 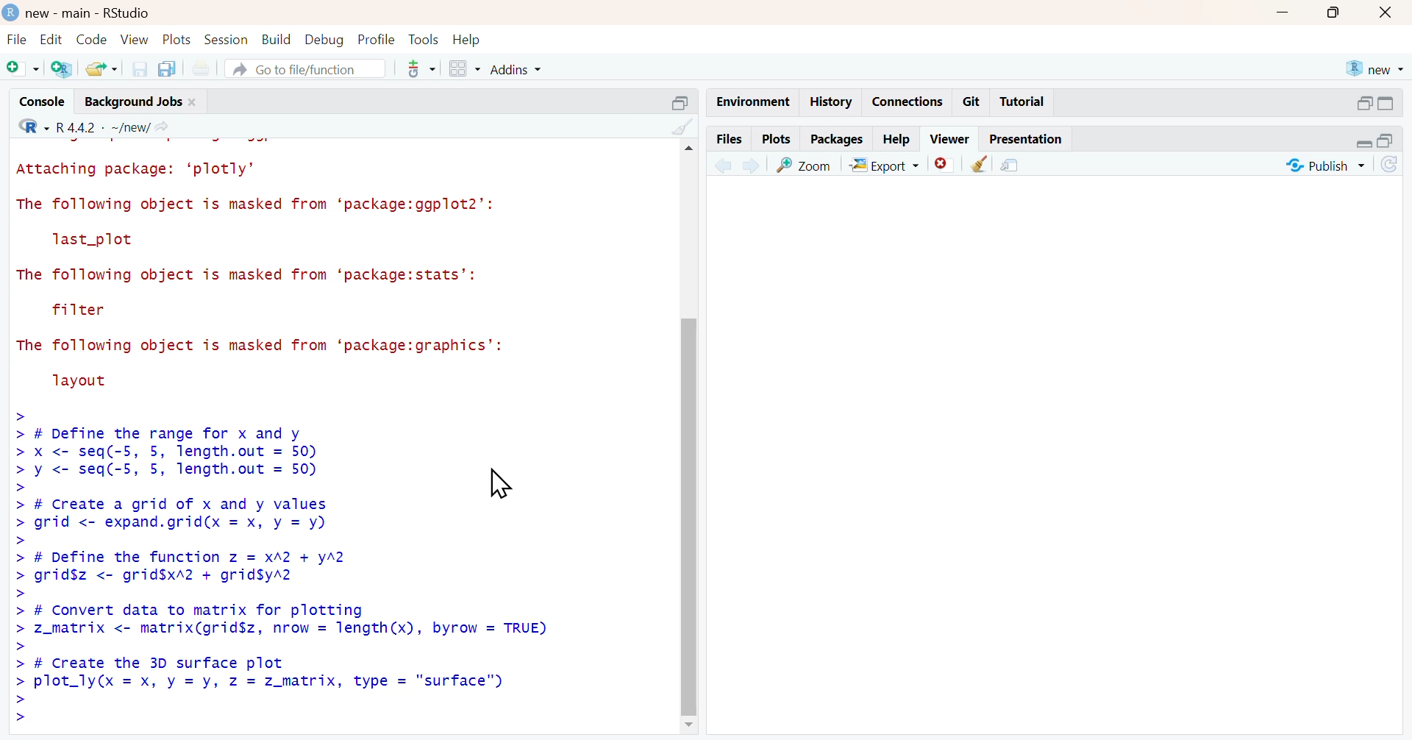 What do you see at coordinates (157, 433) in the screenshot?
I see `# Define the range for X and y ` at bounding box center [157, 433].